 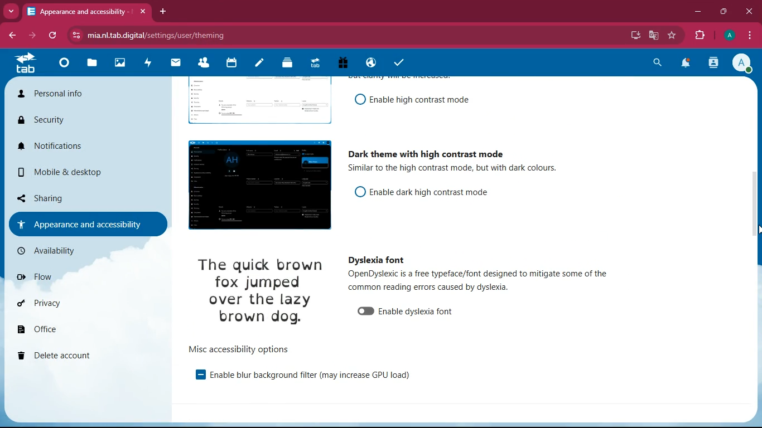 What do you see at coordinates (653, 35) in the screenshot?
I see `google translate` at bounding box center [653, 35].